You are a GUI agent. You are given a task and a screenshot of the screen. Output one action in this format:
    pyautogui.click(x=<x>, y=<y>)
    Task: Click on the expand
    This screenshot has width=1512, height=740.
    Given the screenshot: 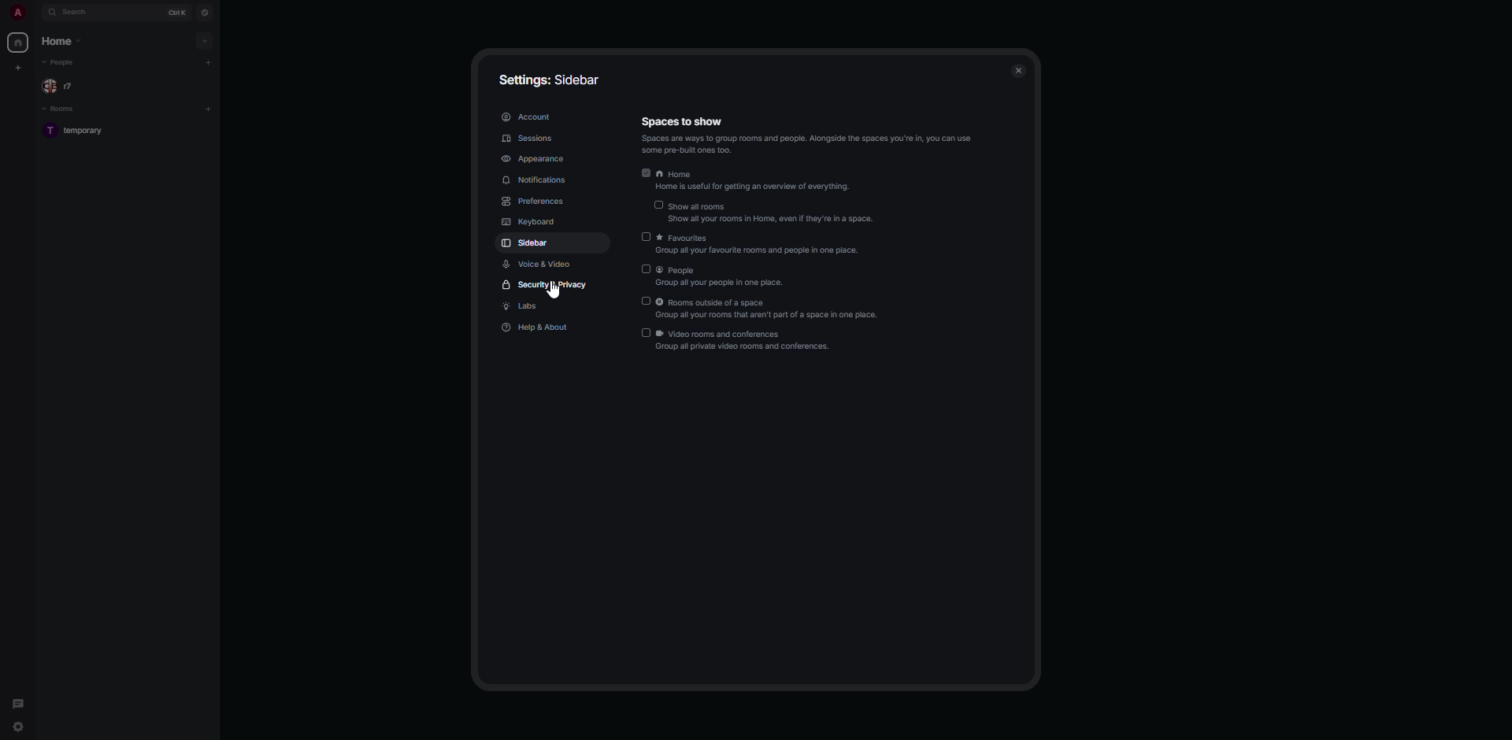 What is the action you would take?
    pyautogui.click(x=35, y=13)
    